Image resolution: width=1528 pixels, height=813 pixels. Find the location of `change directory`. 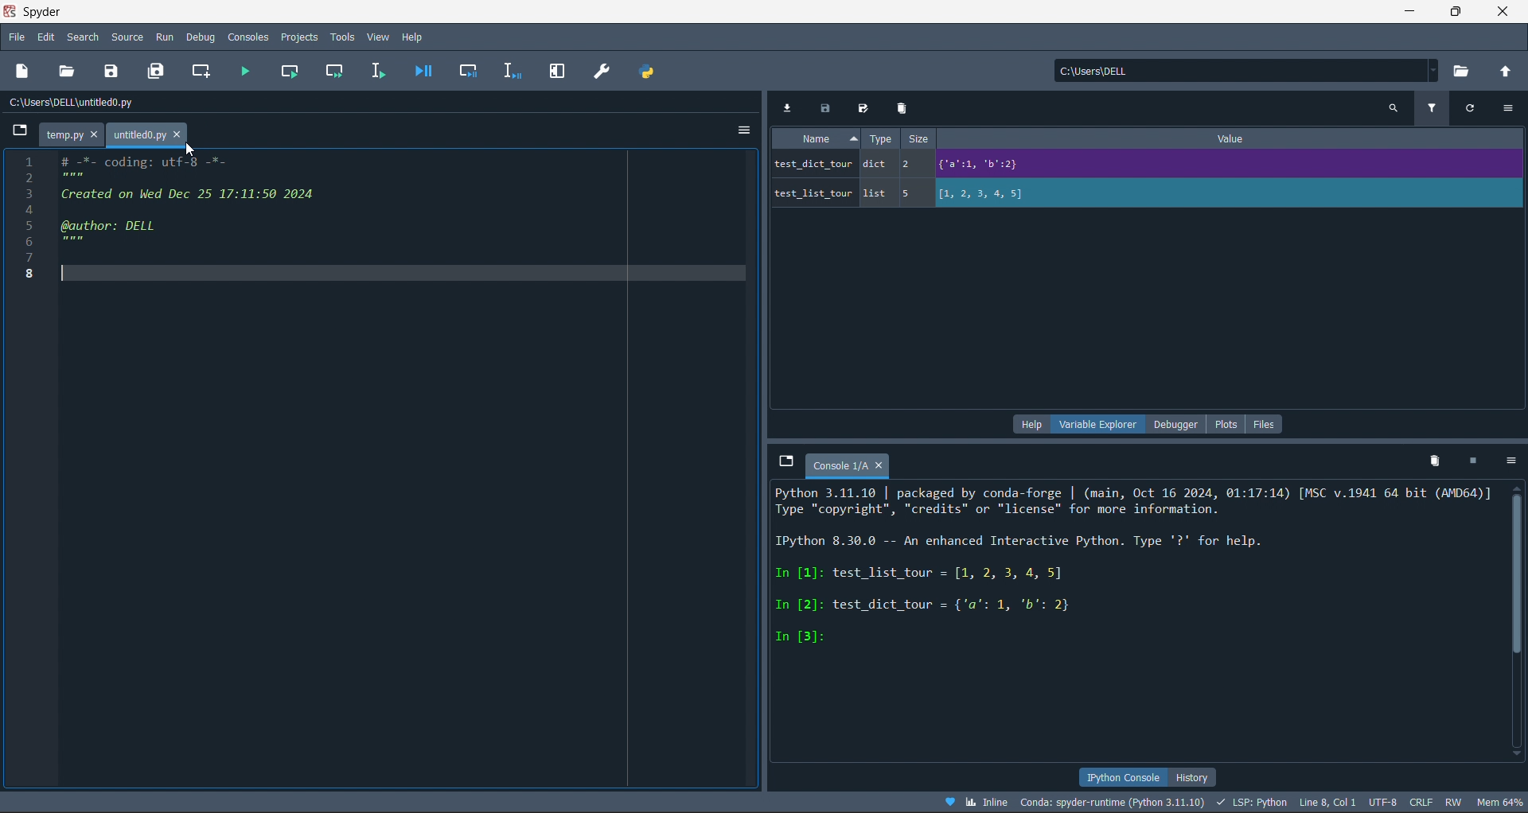

change directory is located at coordinates (1504, 72).